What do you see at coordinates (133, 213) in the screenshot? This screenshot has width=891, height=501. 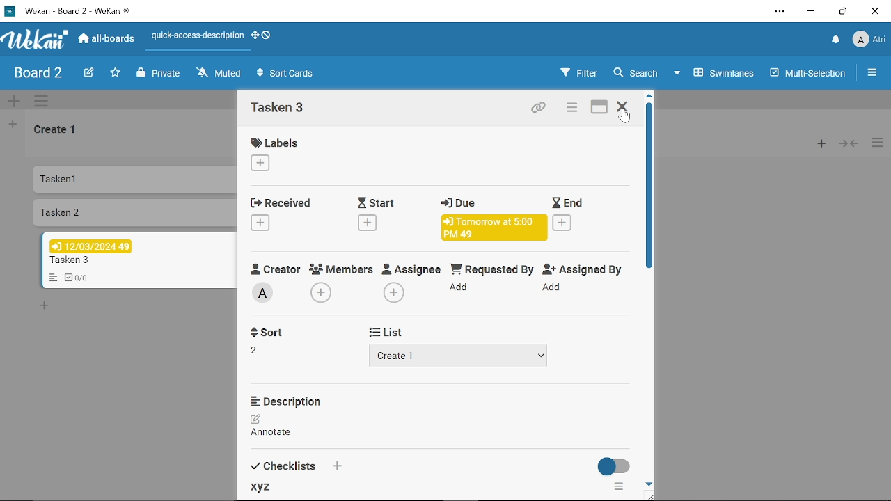 I see `Tasken2` at bounding box center [133, 213].